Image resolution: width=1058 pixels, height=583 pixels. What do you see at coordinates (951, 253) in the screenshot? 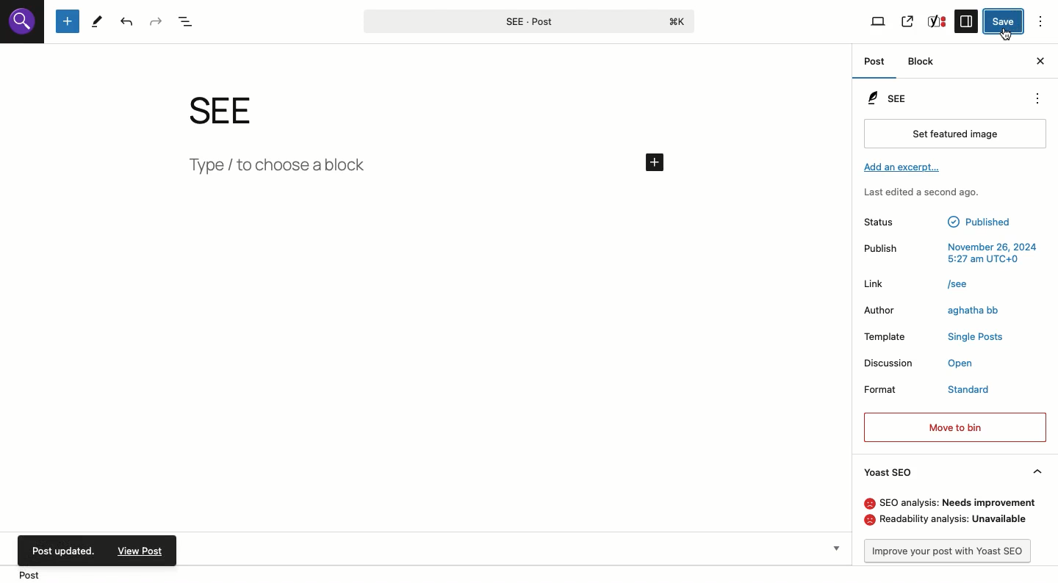
I see `Publish november 26, 2025 5:27am UTC+0` at bounding box center [951, 253].